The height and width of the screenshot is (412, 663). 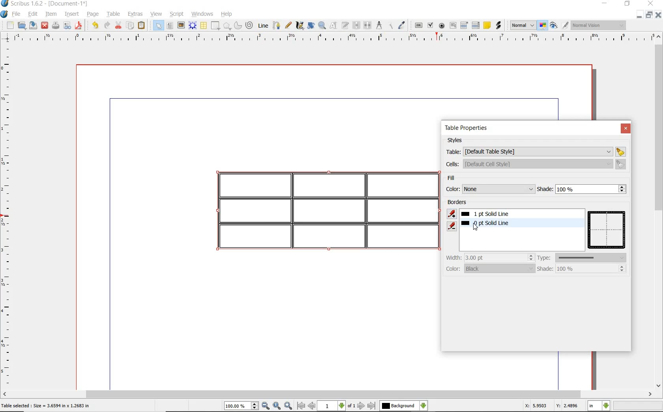 I want to click on item, so click(x=51, y=15).